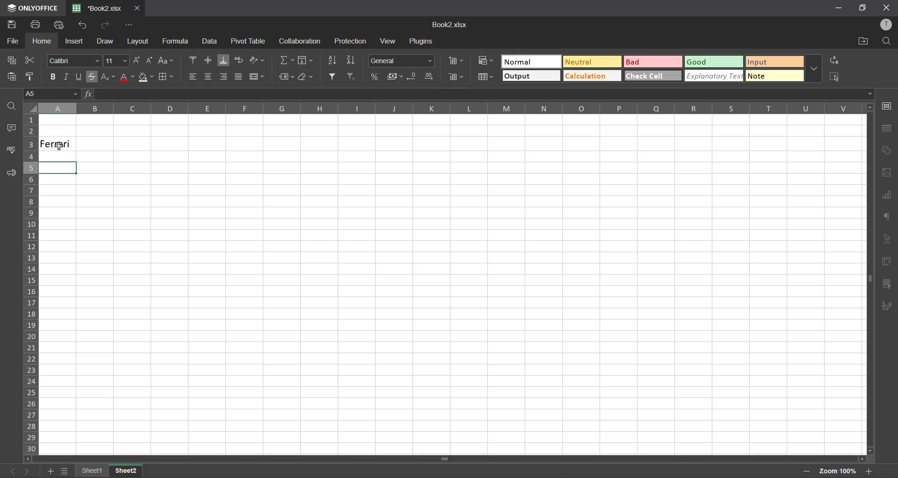 Image resolution: width=898 pixels, height=478 pixels. I want to click on spellcheck, so click(11, 151).